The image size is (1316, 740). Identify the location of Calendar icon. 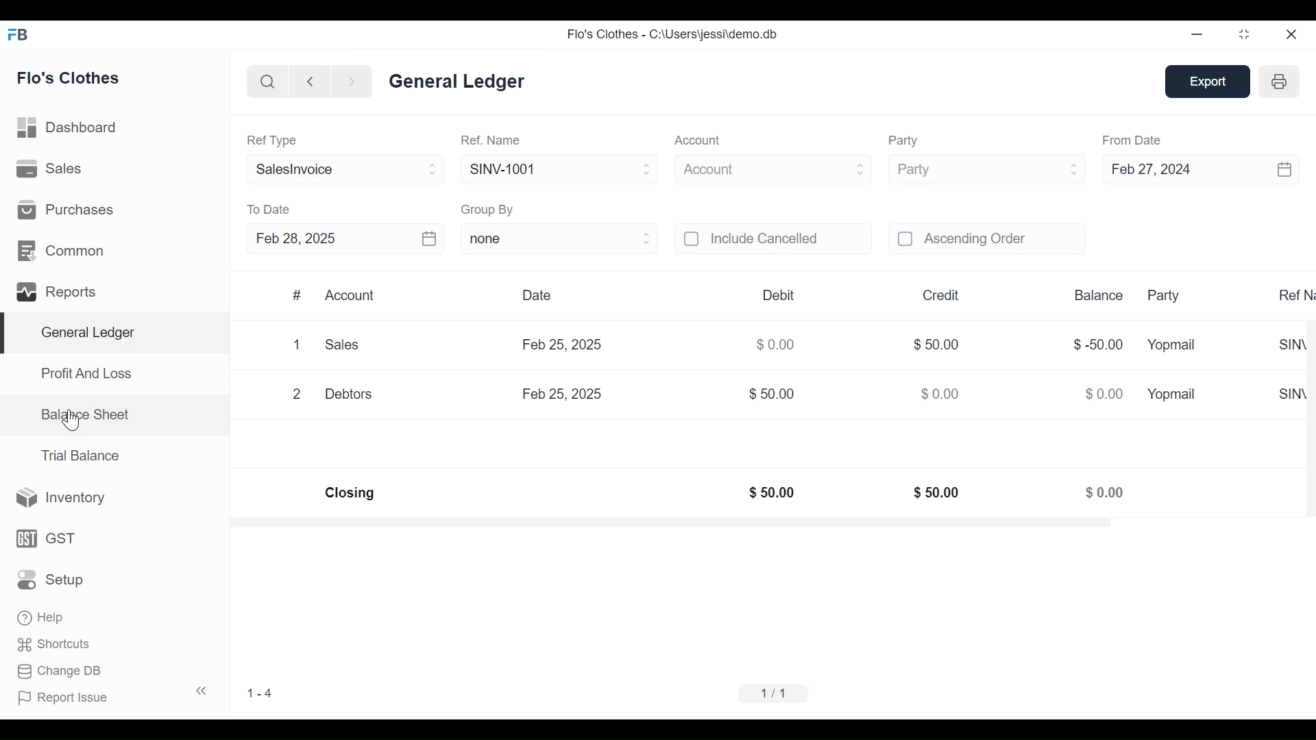
(1286, 169).